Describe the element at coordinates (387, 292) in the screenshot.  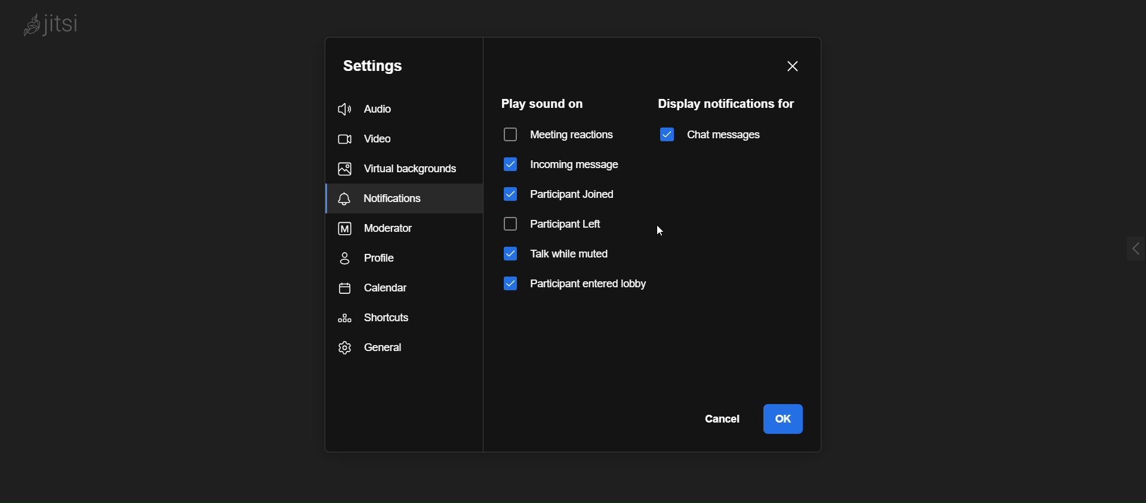
I see `calendar` at that location.